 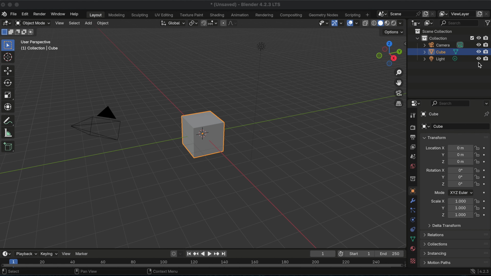 I want to click on mode, so click(x=438, y=192).